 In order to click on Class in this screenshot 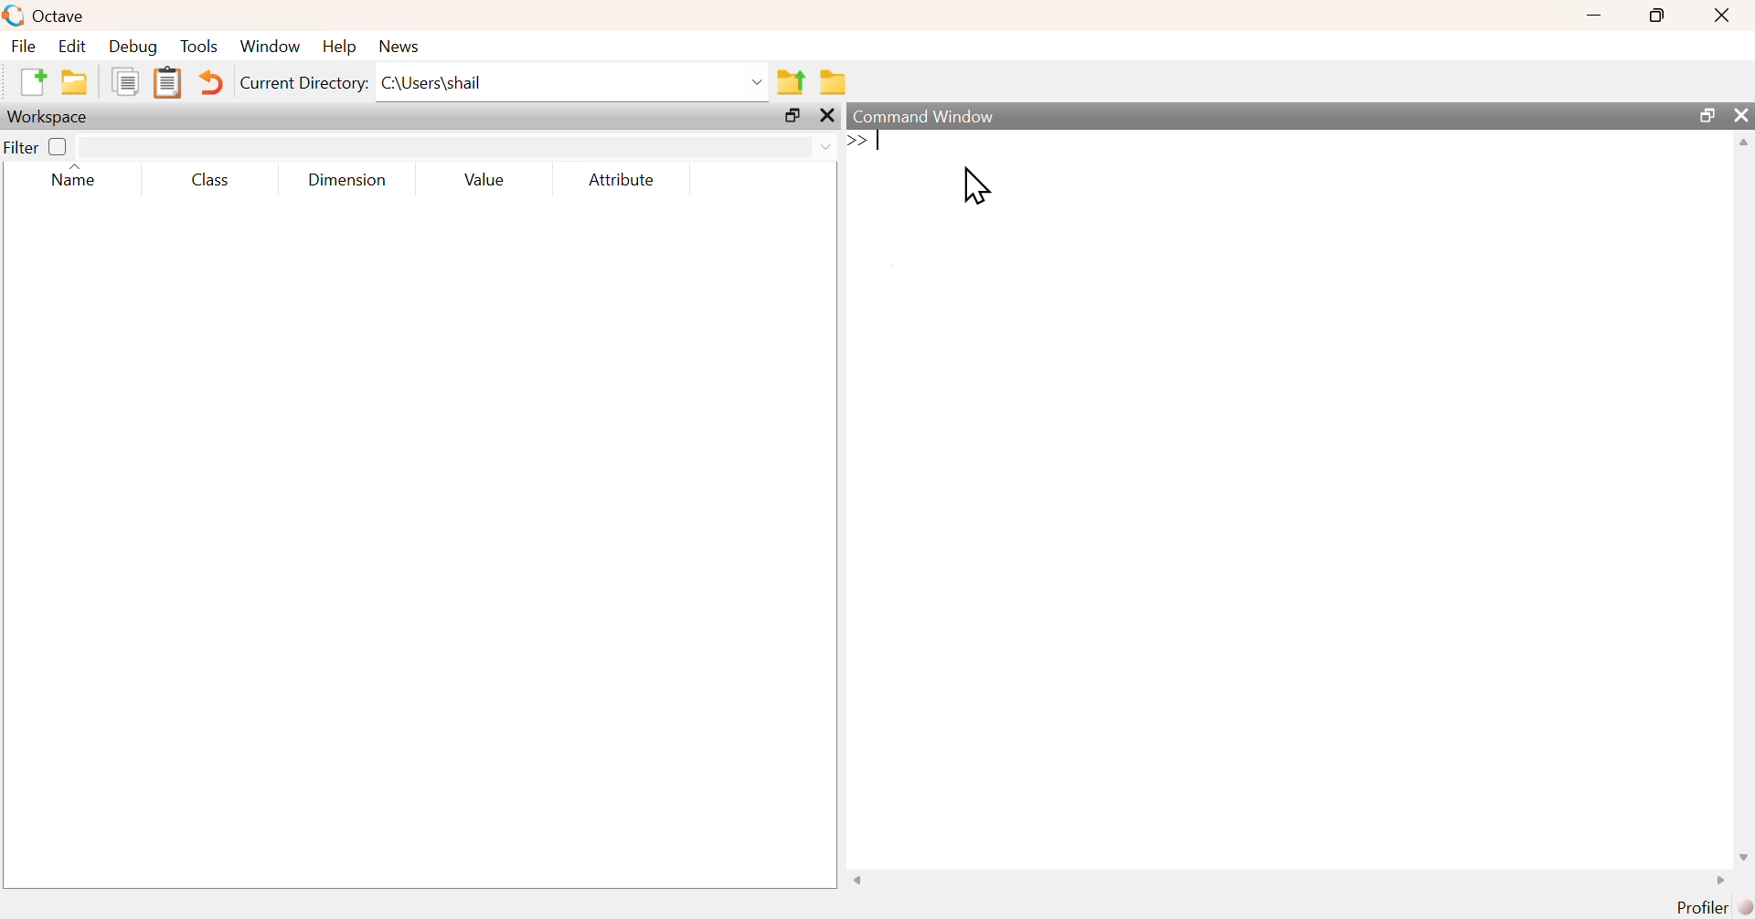, I will do `click(206, 181)`.